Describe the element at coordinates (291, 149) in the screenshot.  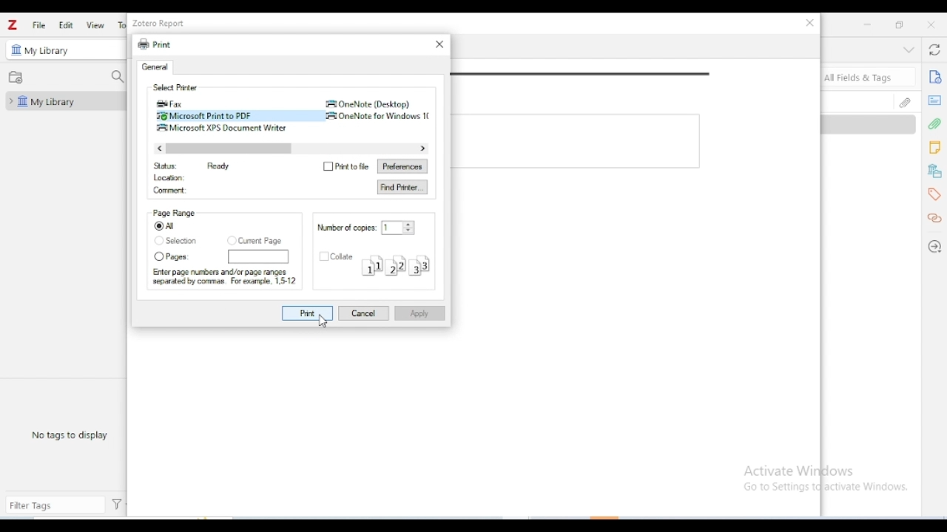
I see `horizontal scroll bar` at that location.